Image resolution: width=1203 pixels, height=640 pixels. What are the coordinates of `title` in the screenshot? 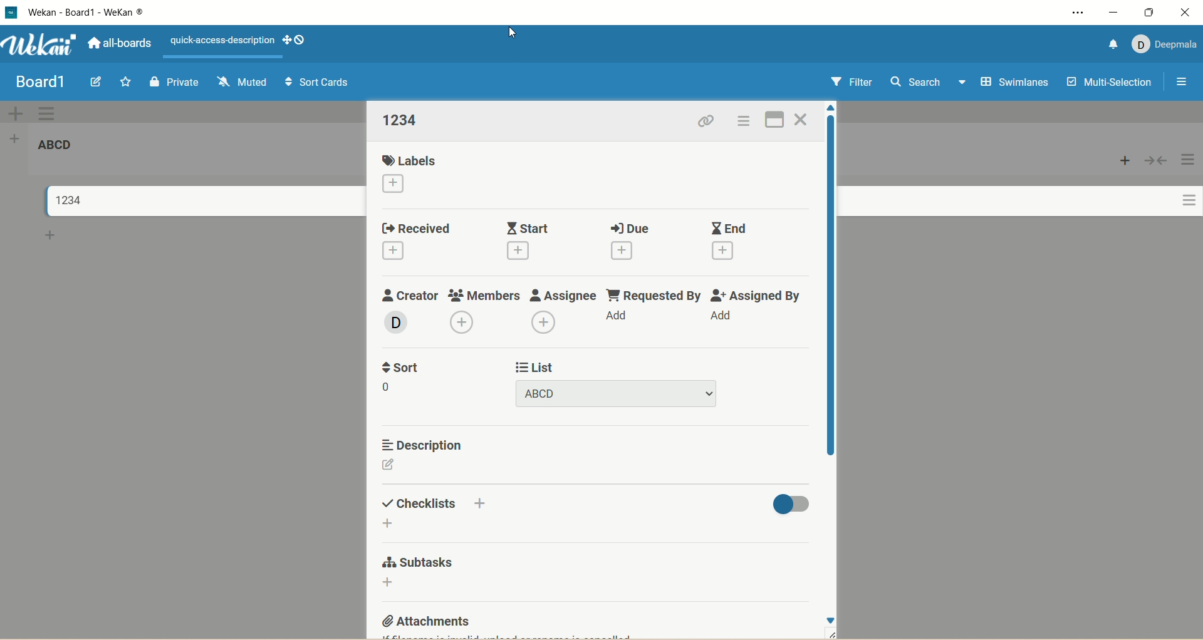 It's located at (66, 199).